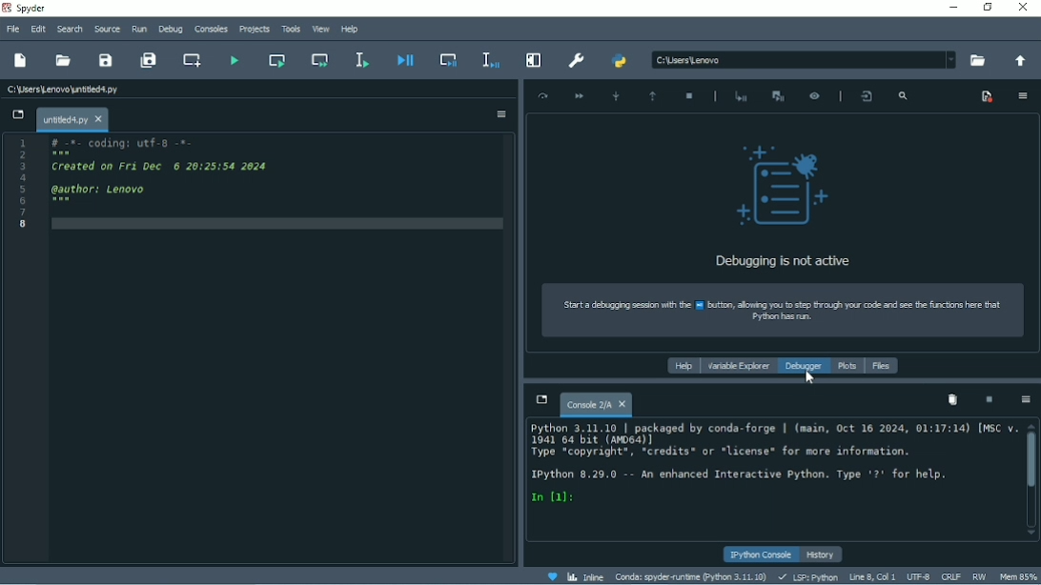 The height and width of the screenshot is (585, 1041). I want to click on Search frames, so click(902, 95).